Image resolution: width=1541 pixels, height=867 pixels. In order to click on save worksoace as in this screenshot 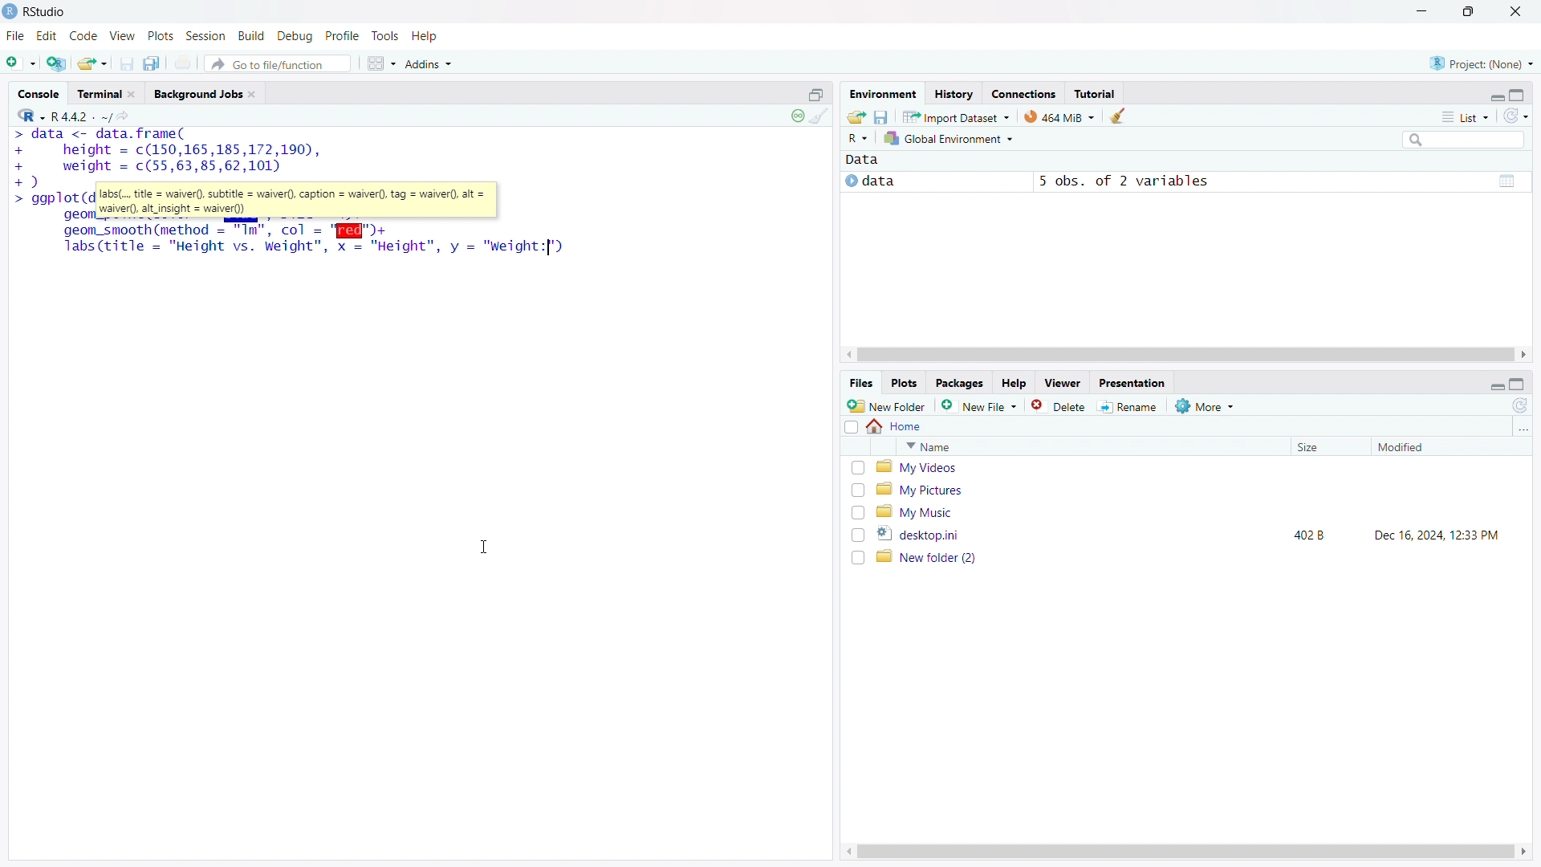, I will do `click(882, 116)`.